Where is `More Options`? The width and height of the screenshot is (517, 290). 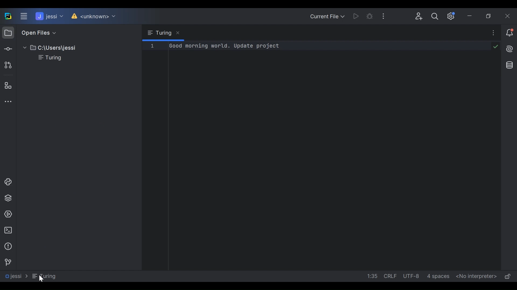
More Options is located at coordinates (491, 32).